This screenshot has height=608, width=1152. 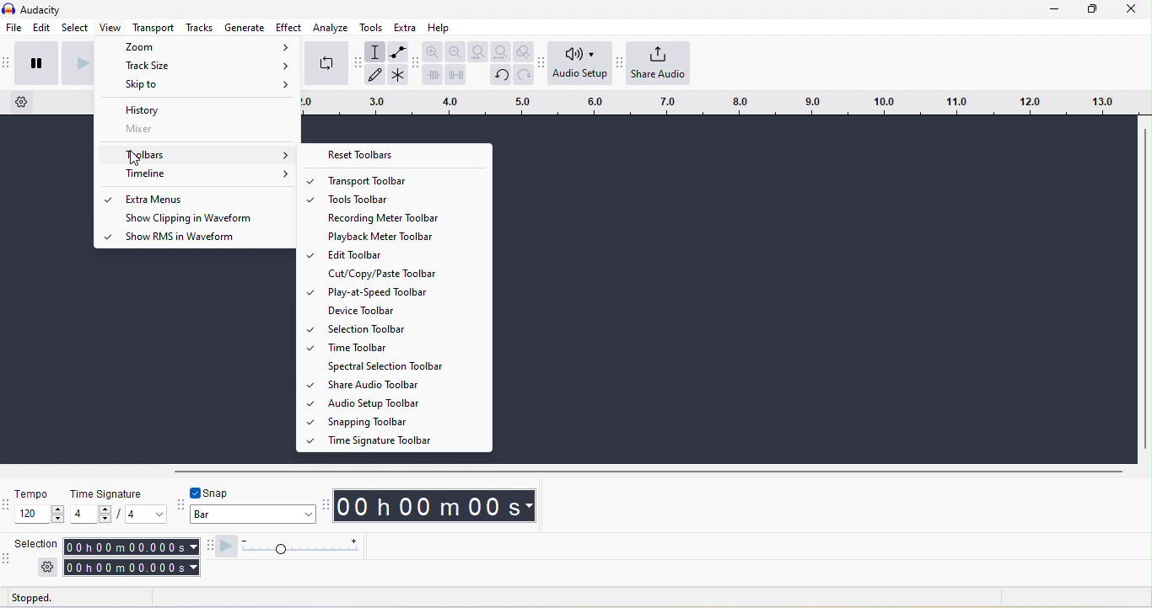 I want to click on Play at speed toolbar, so click(x=403, y=292).